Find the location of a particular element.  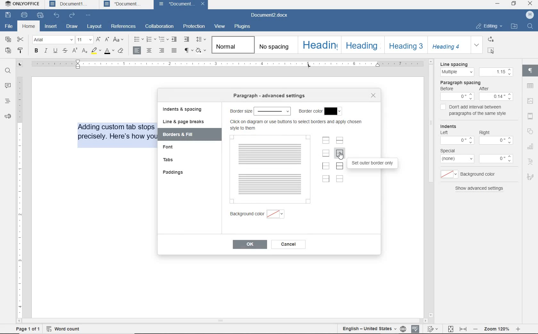

cut is located at coordinates (20, 40).